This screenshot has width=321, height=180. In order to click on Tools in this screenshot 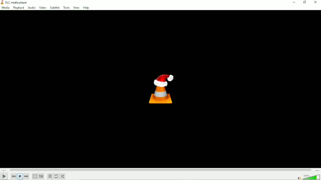, I will do `click(66, 8)`.